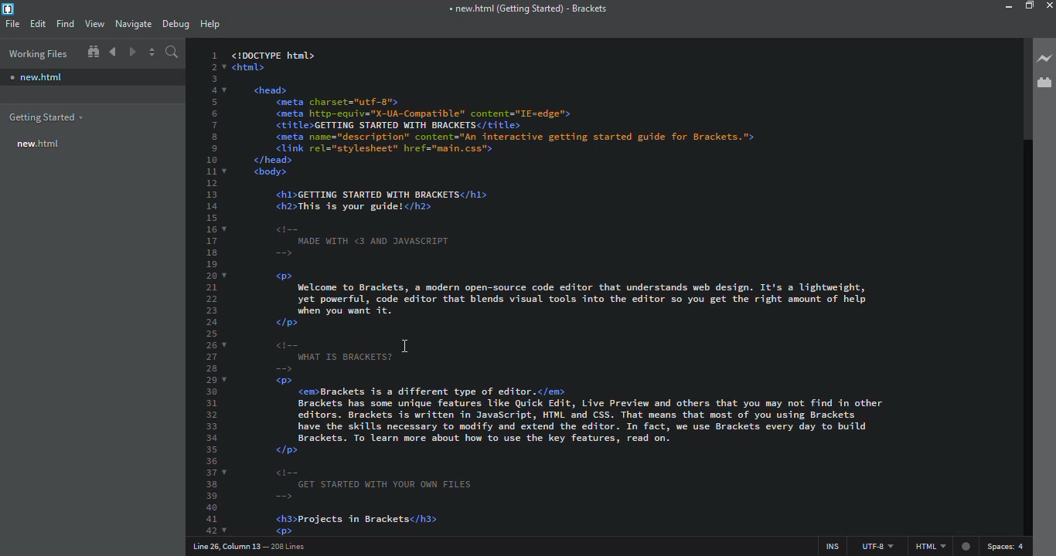 The width and height of the screenshot is (1056, 556). I want to click on edit, so click(38, 24).